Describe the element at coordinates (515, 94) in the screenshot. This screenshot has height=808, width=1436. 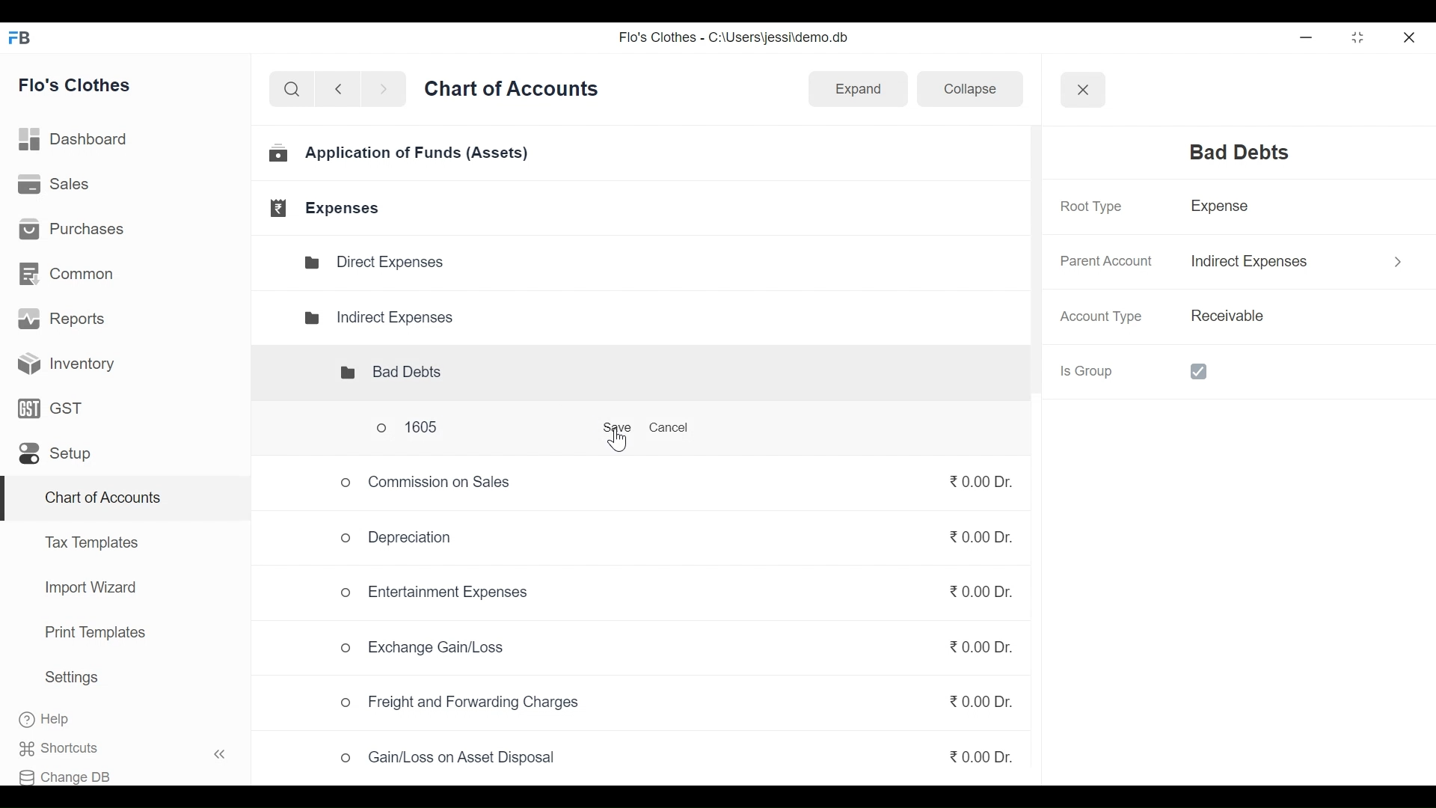
I see `Chart of Accounts` at that location.